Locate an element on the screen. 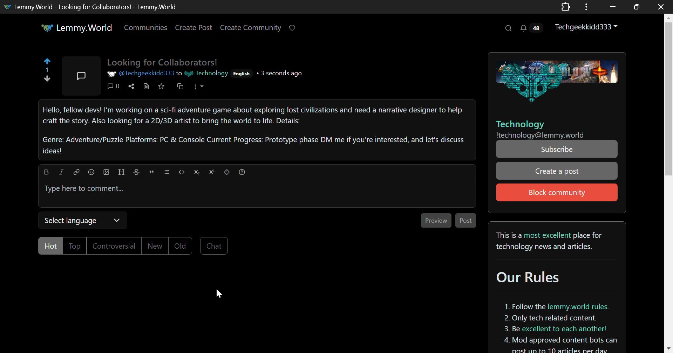 The width and height of the screenshot is (673, 353). spoiler is located at coordinates (226, 172).